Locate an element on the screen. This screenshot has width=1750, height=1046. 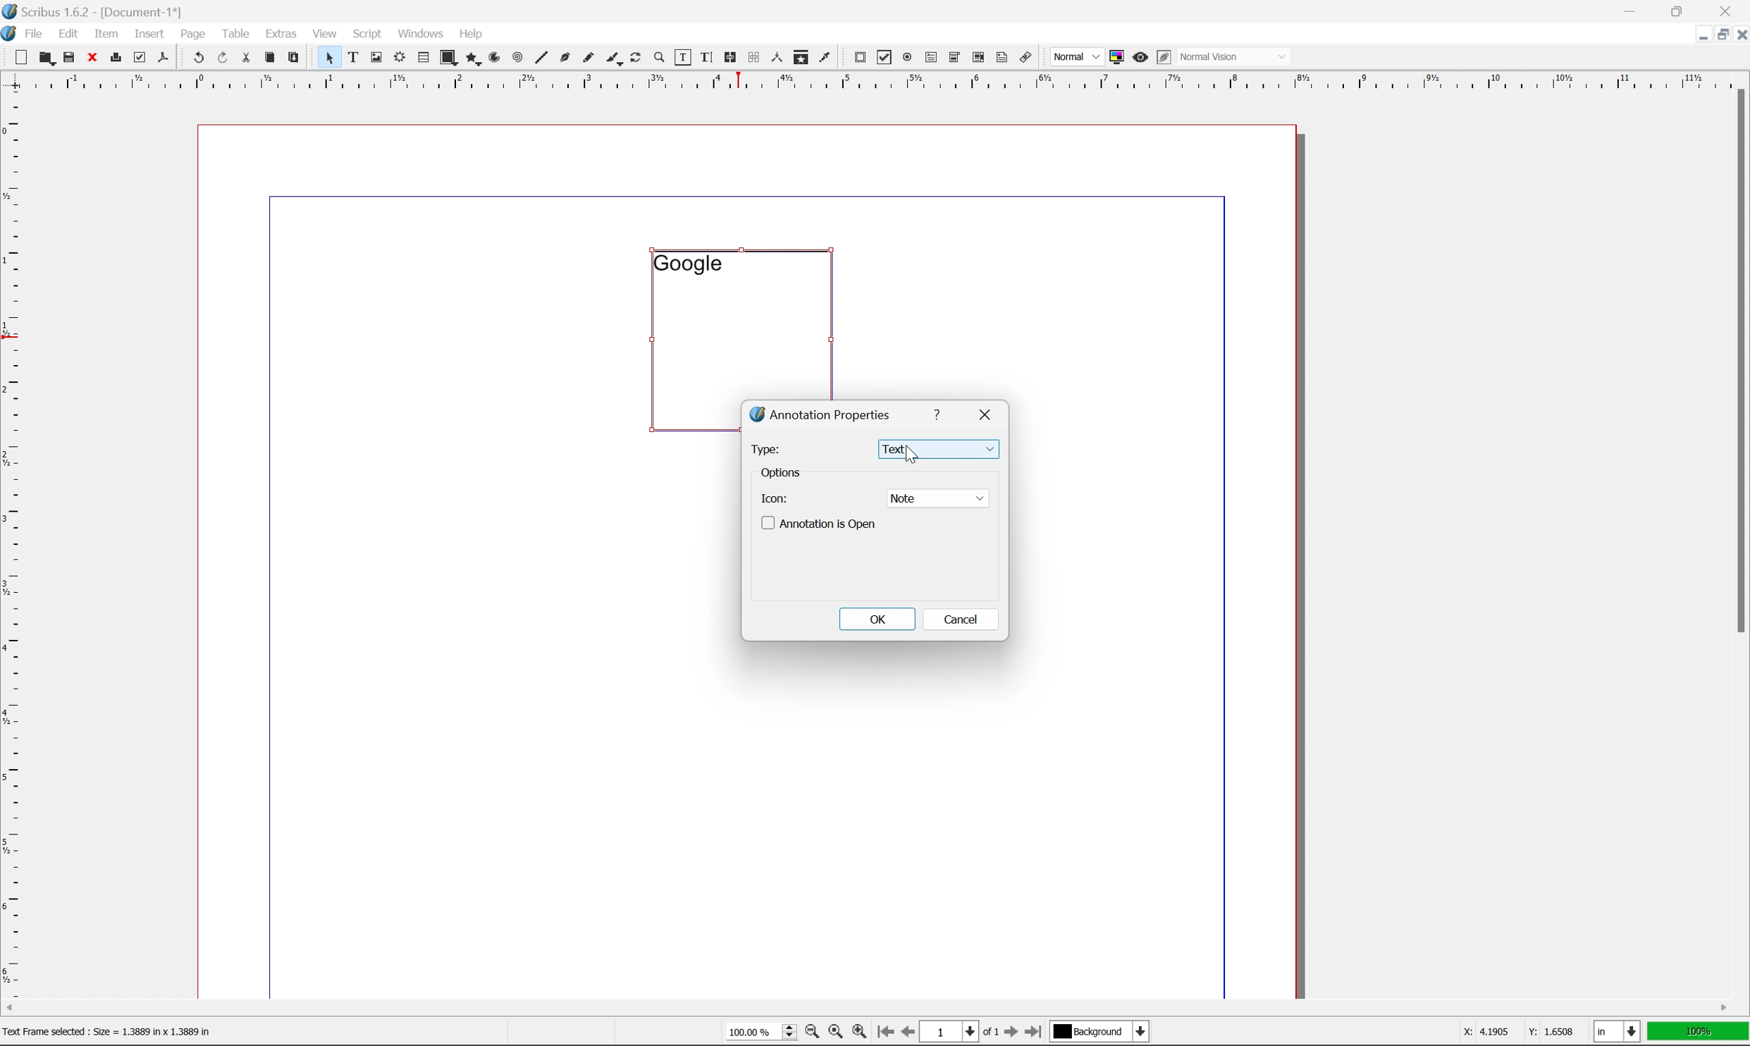
select current zoom level is located at coordinates (761, 1030).